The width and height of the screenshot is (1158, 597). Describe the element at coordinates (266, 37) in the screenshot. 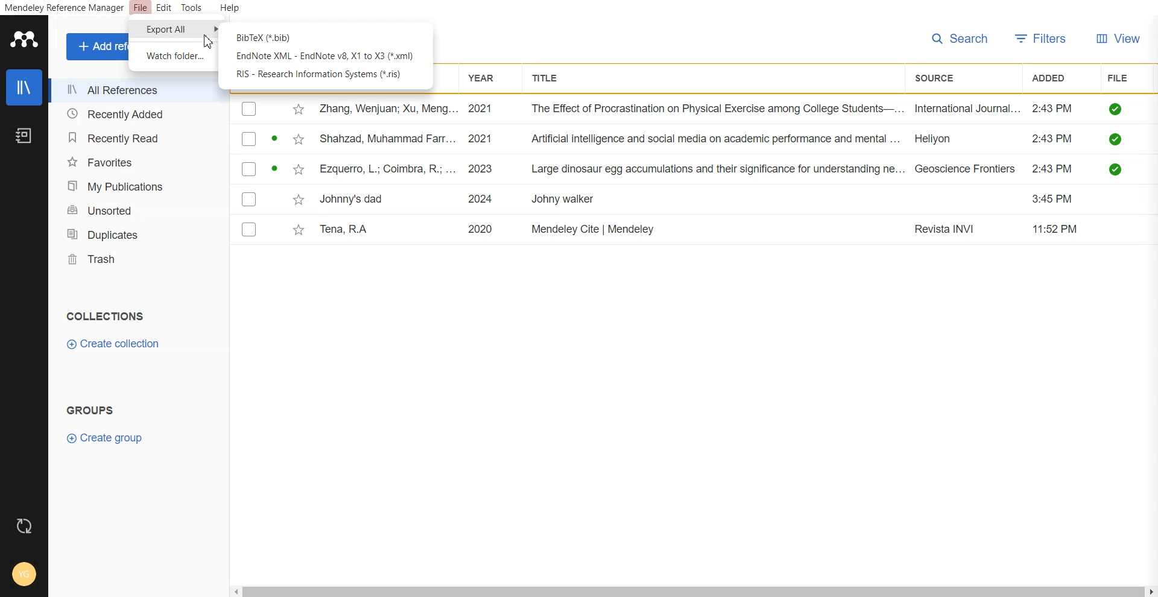

I see `BibTeX (*.bib)` at that location.